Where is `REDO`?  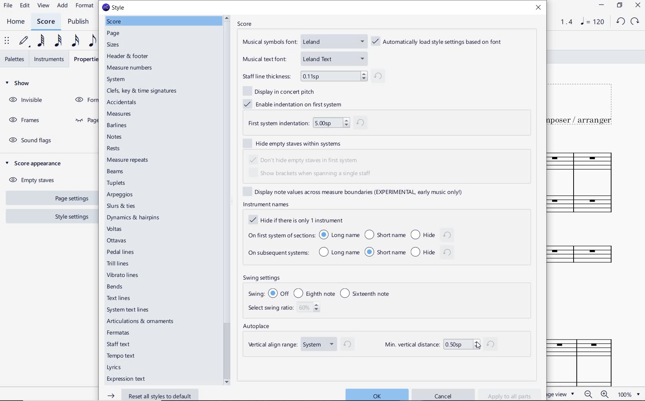
REDO is located at coordinates (634, 22).